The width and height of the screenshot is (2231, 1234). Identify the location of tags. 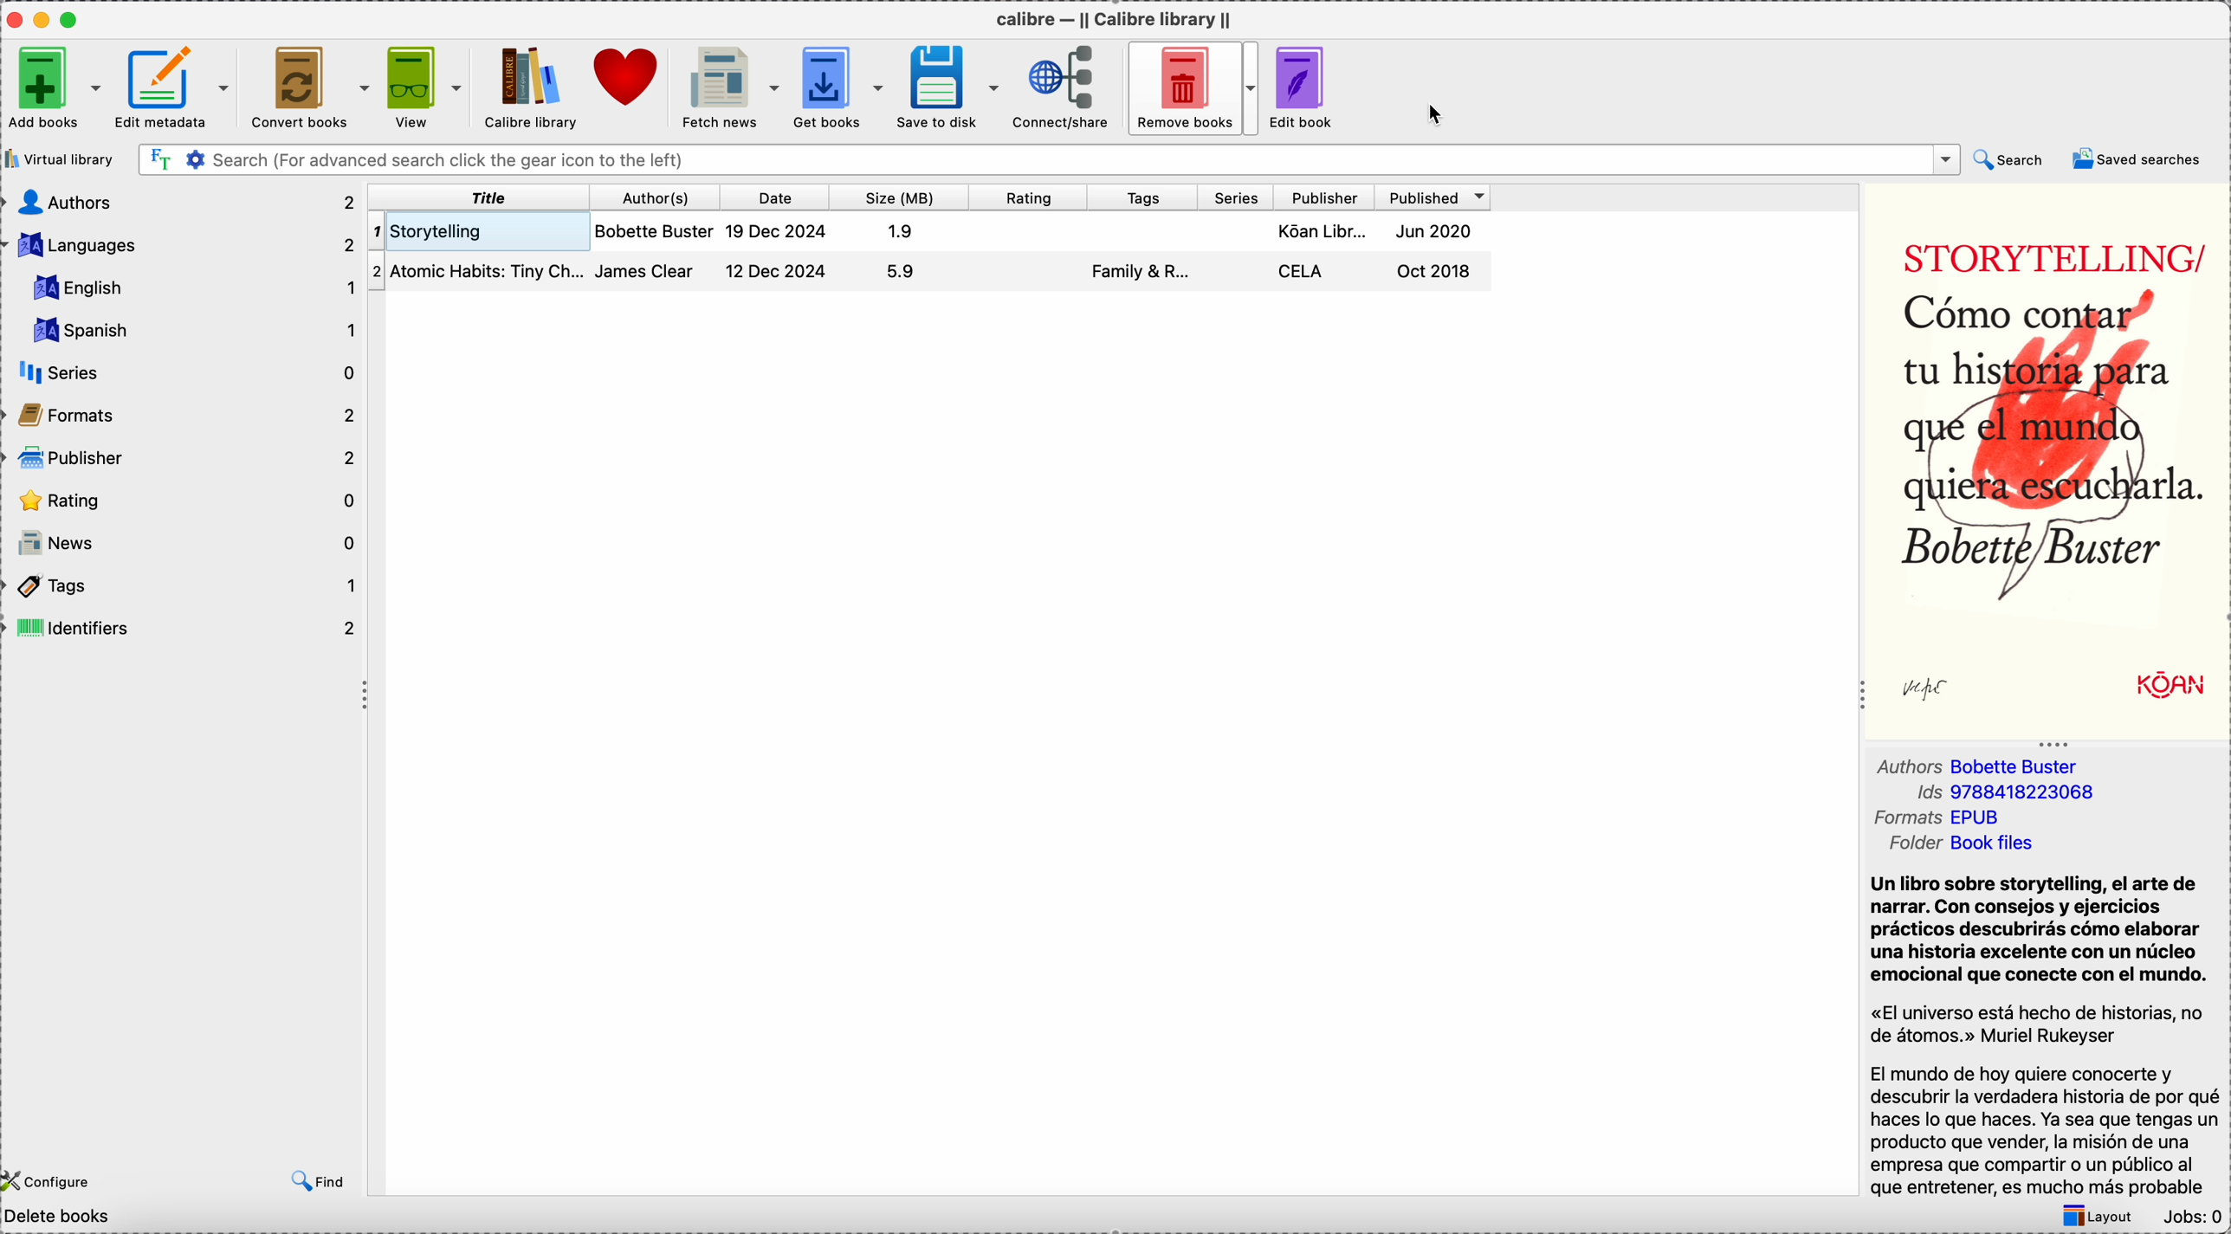
(1141, 197).